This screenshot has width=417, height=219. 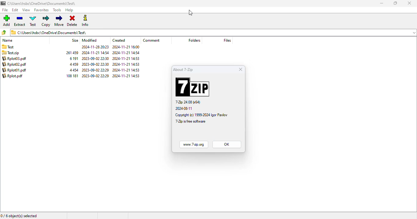 I want to click on 2023-09-02 22:29, so click(x=95, y=76).